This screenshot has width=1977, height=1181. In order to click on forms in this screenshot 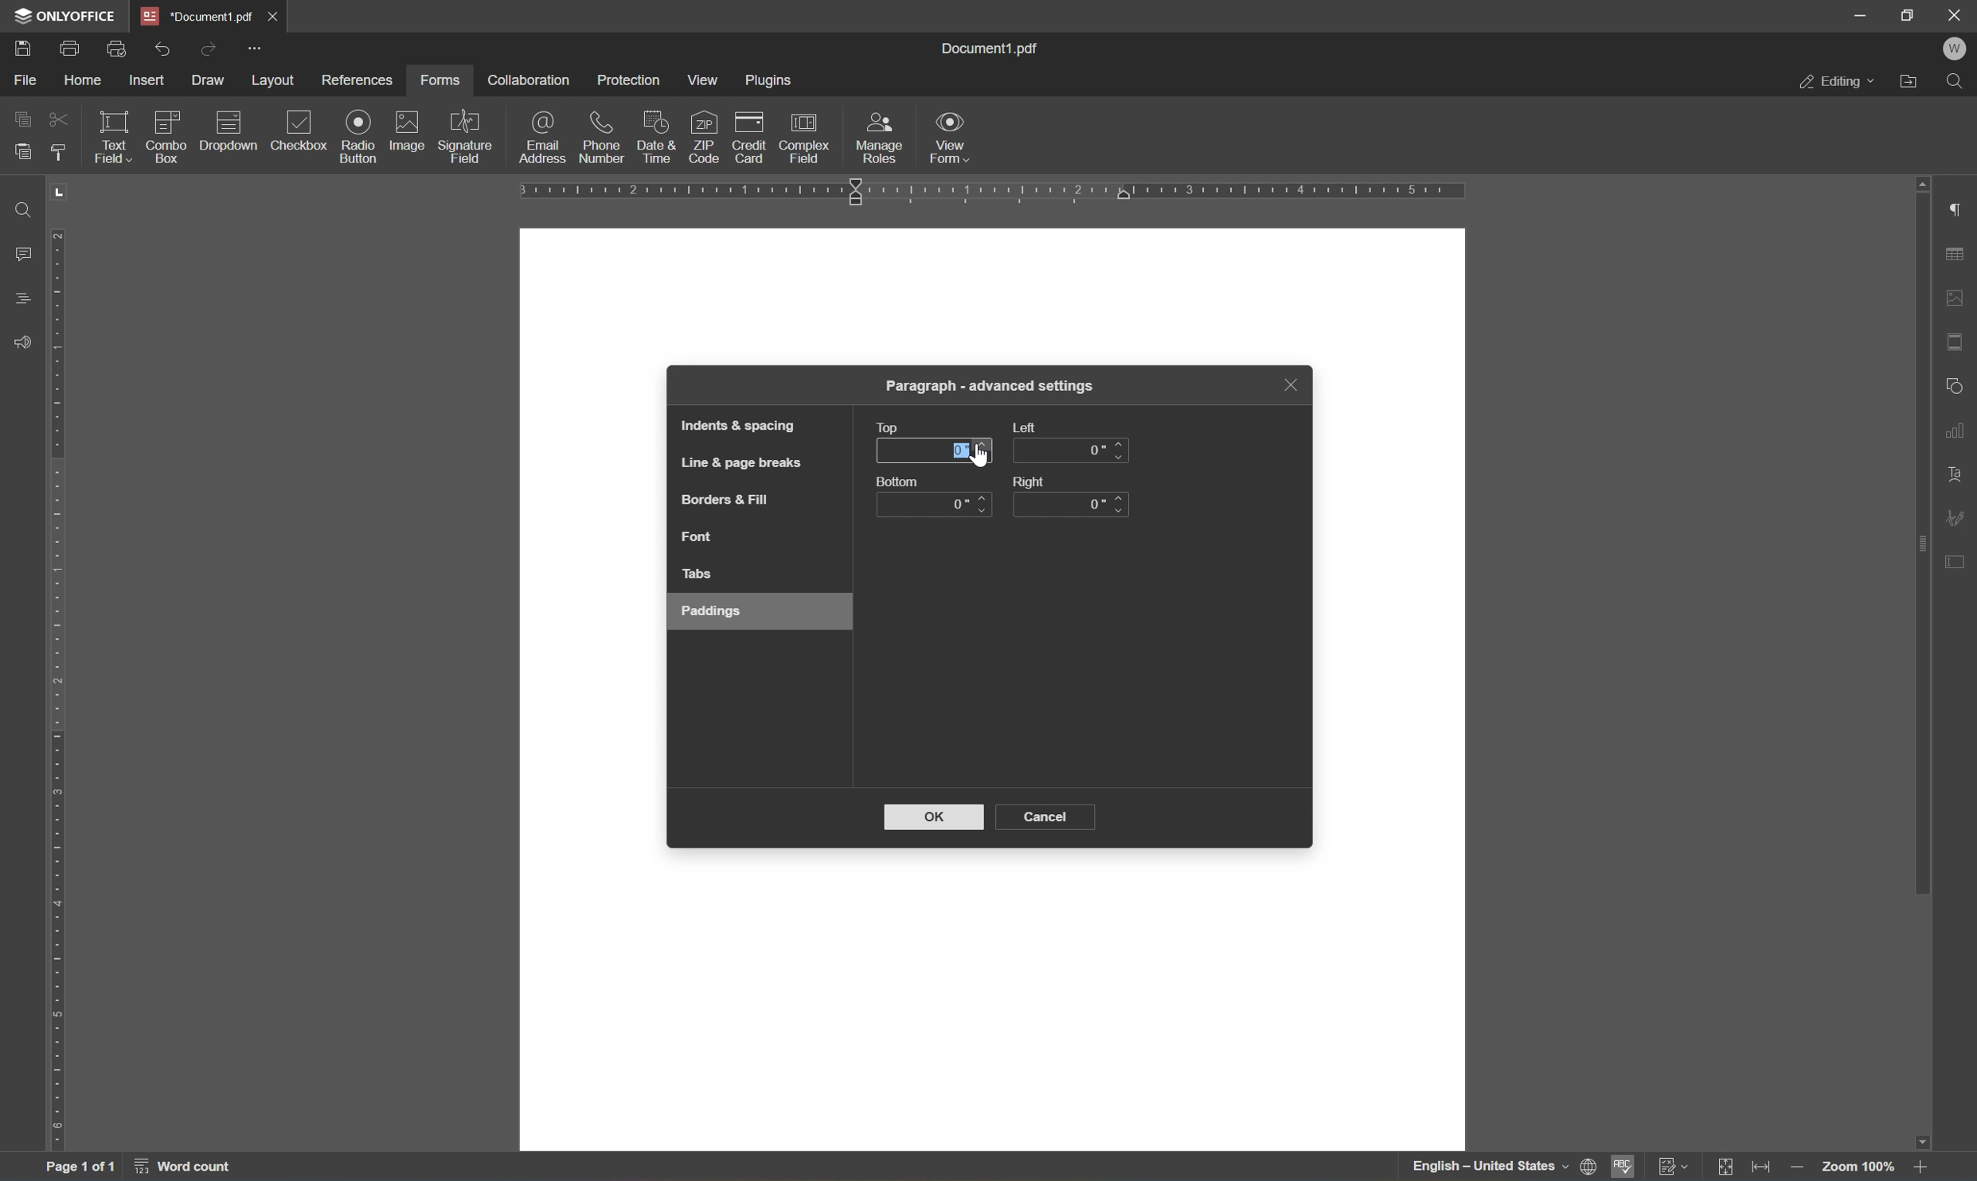, I will do `click(445, 79)`.